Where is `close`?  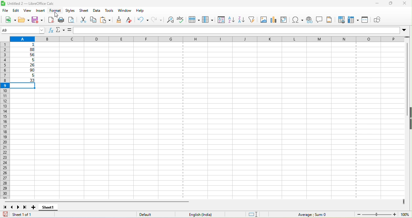 close is located at coordinates (405, 4).